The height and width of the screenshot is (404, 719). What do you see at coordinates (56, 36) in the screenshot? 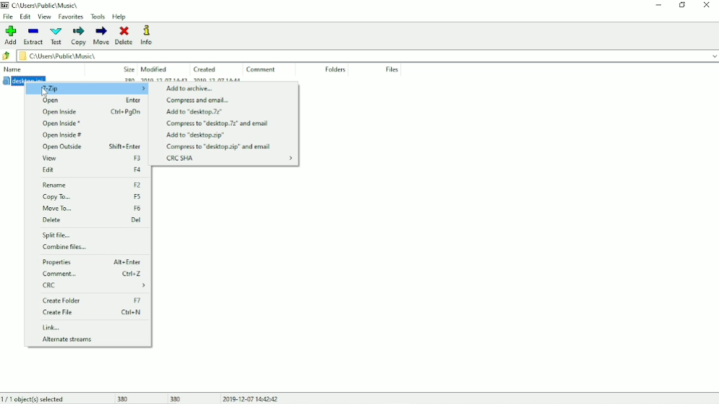
I see `Test` at bounding box center [56, 36].